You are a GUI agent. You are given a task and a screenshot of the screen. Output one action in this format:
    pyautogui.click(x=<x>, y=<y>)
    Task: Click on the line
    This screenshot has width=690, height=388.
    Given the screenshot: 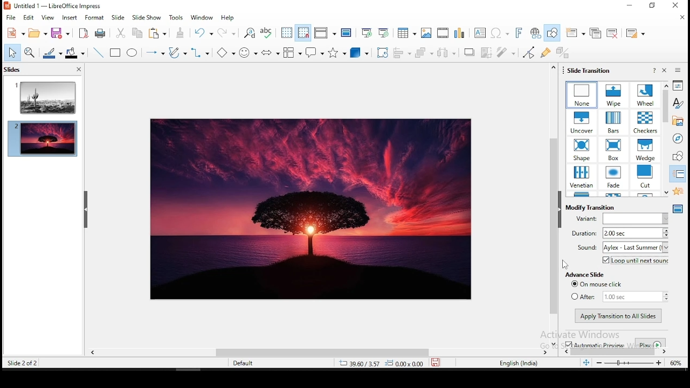 What is the action you would take?
    pyautogui.click(x=98, y=52)
    